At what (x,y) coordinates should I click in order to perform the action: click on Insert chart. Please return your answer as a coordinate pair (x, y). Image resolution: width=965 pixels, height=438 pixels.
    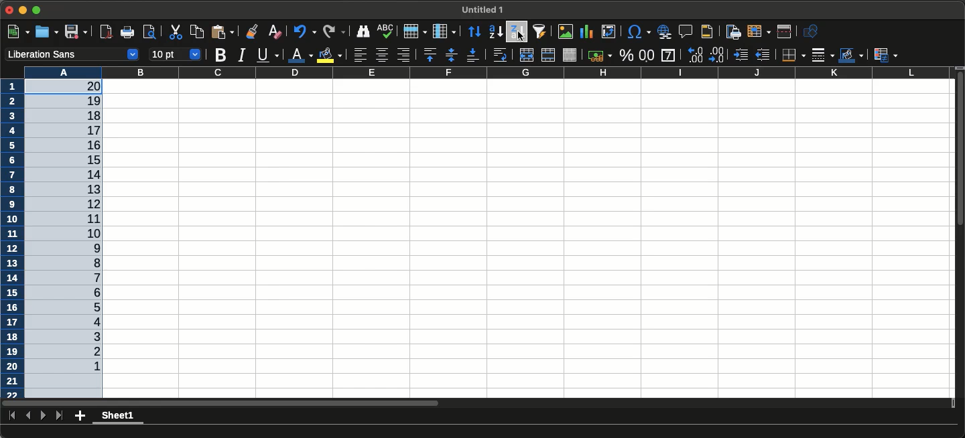
    Looking at the image, I should click on (587, 33).